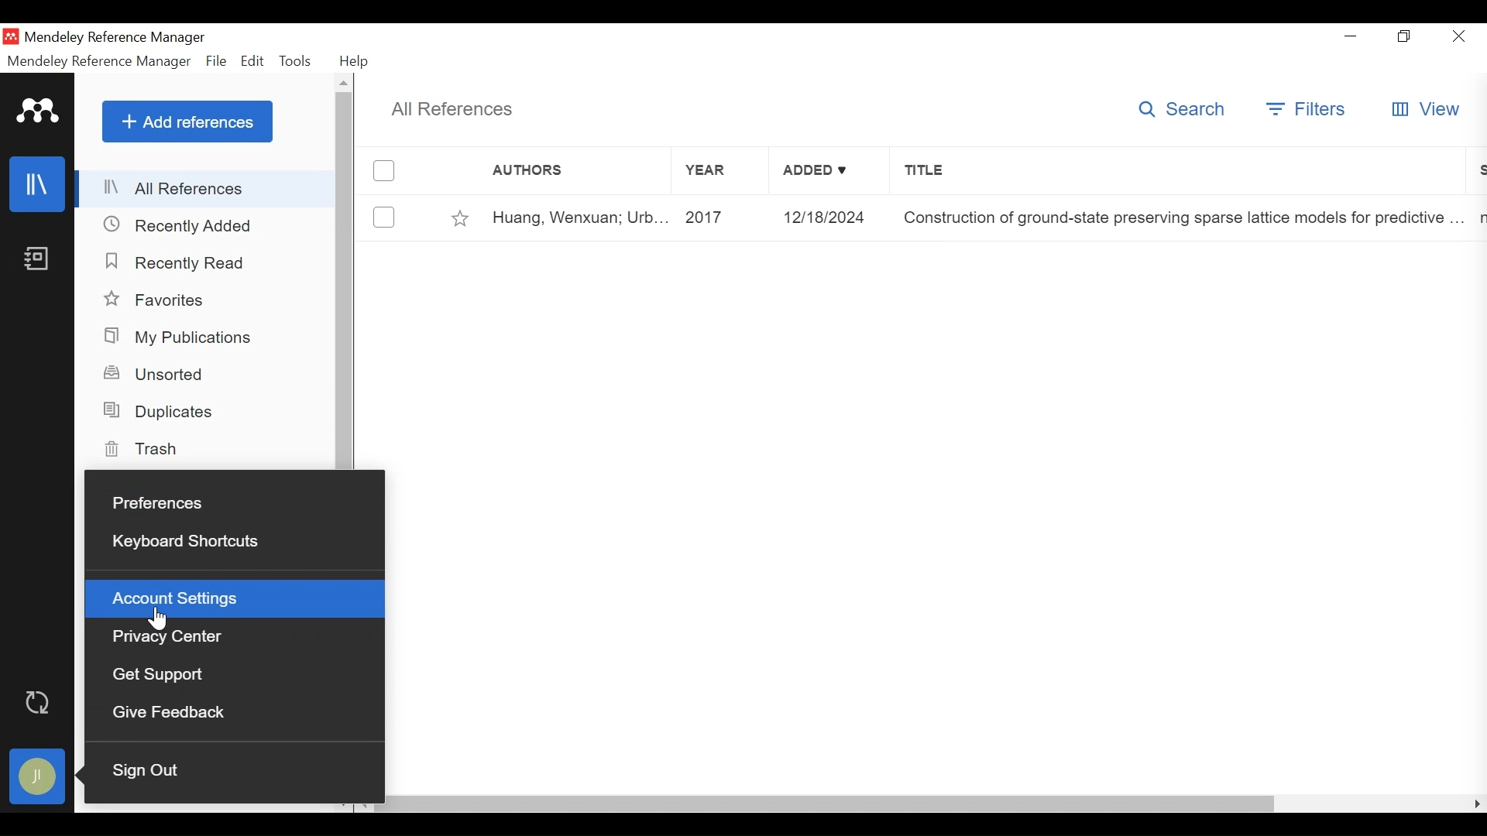 The width and height of the screenshot is (1487, 836). I want to click on Keyboards Shortcuts, so click(229, 543).